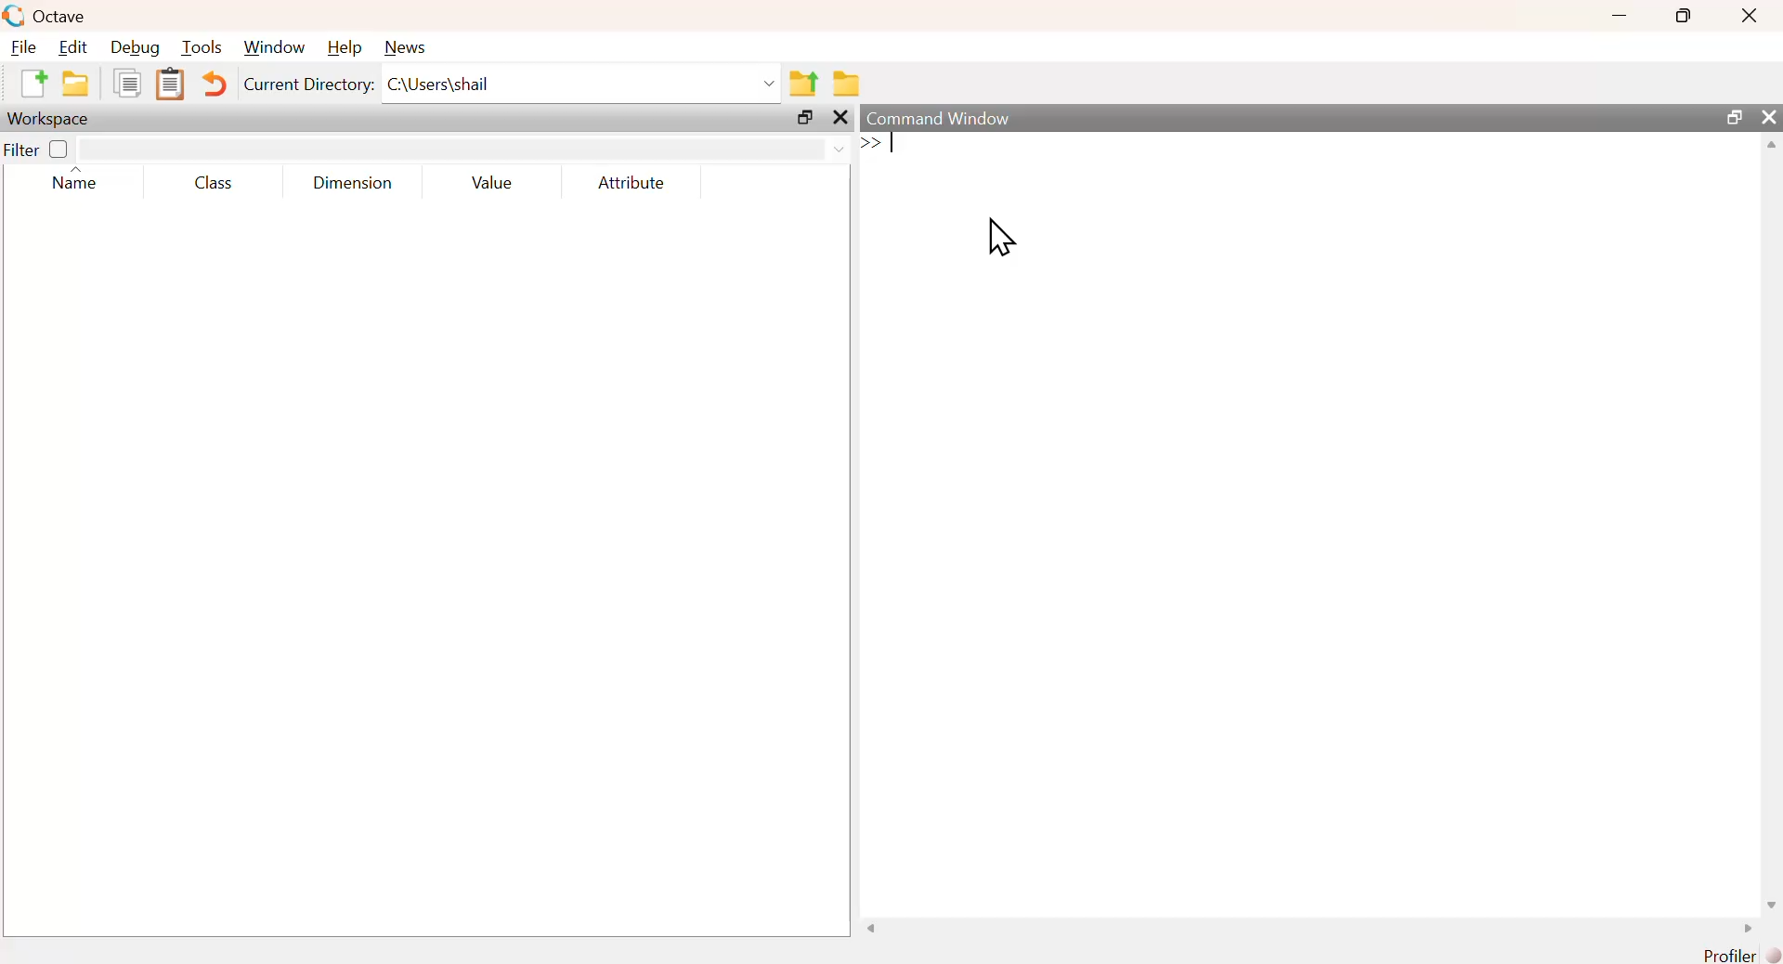 The width and height of the screenshot is (1783, 964). I want to click on help, so click(344, 47).